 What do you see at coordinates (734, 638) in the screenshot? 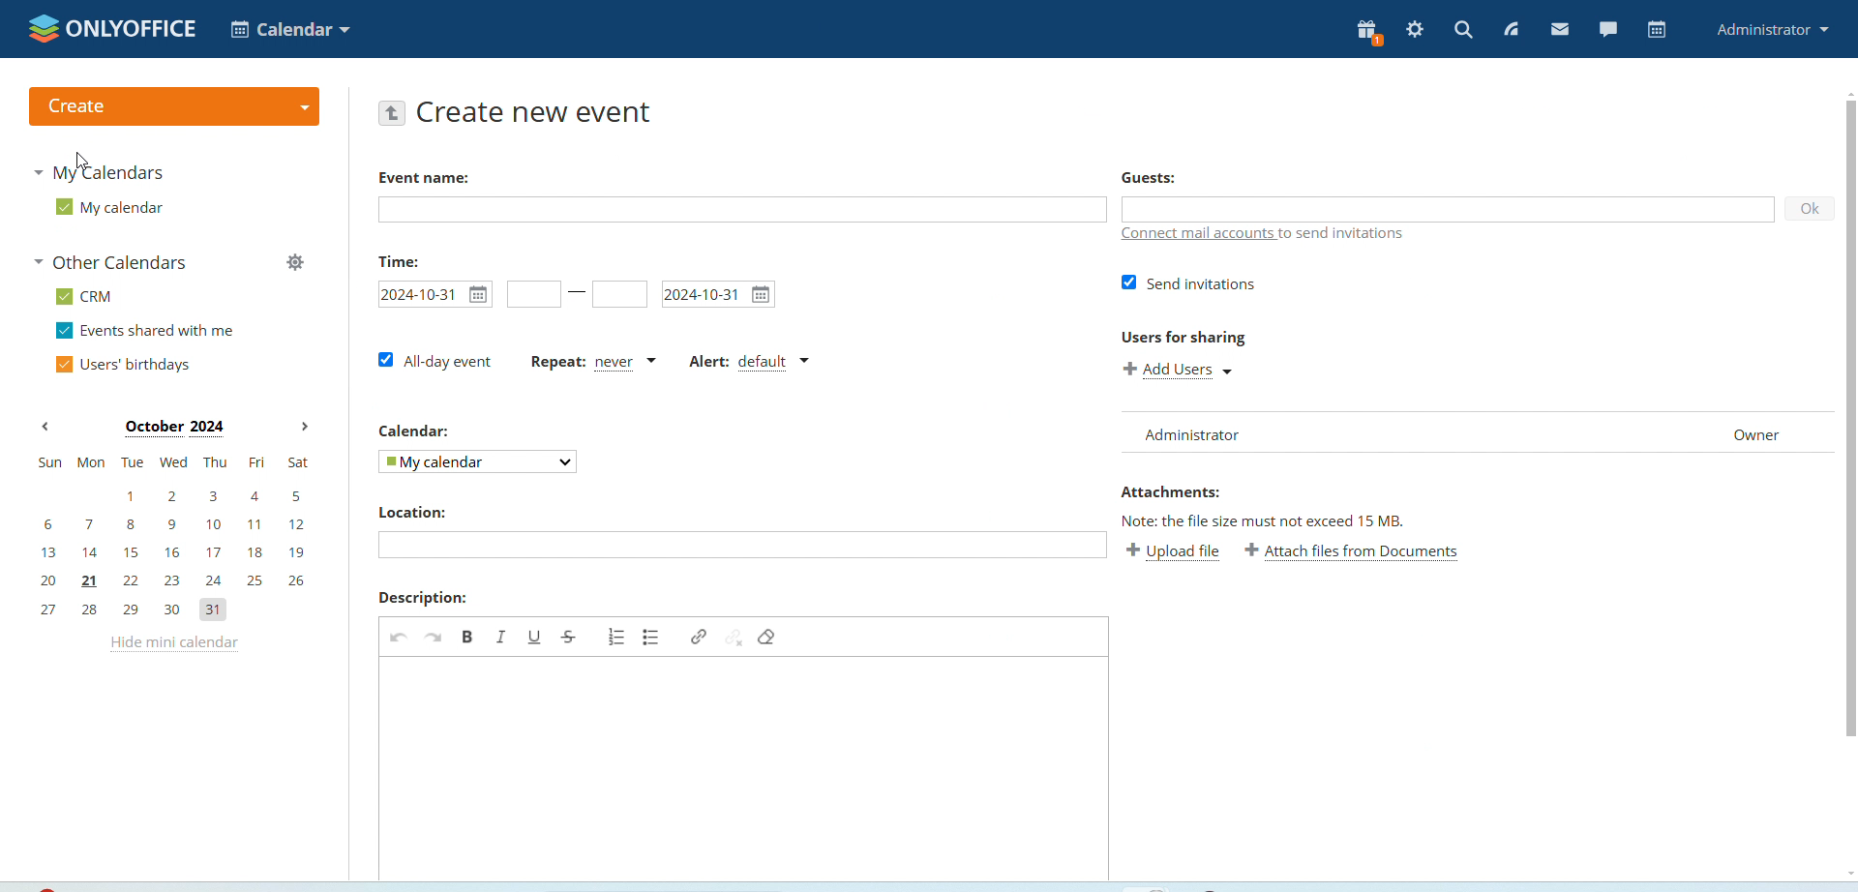
I see `unlink` at bounding box center [734, 638].